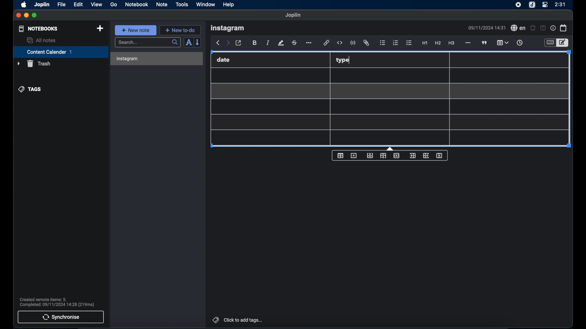 This screenshot has width=586, height=329. I want to click on strikethrough, so click(294, 43).